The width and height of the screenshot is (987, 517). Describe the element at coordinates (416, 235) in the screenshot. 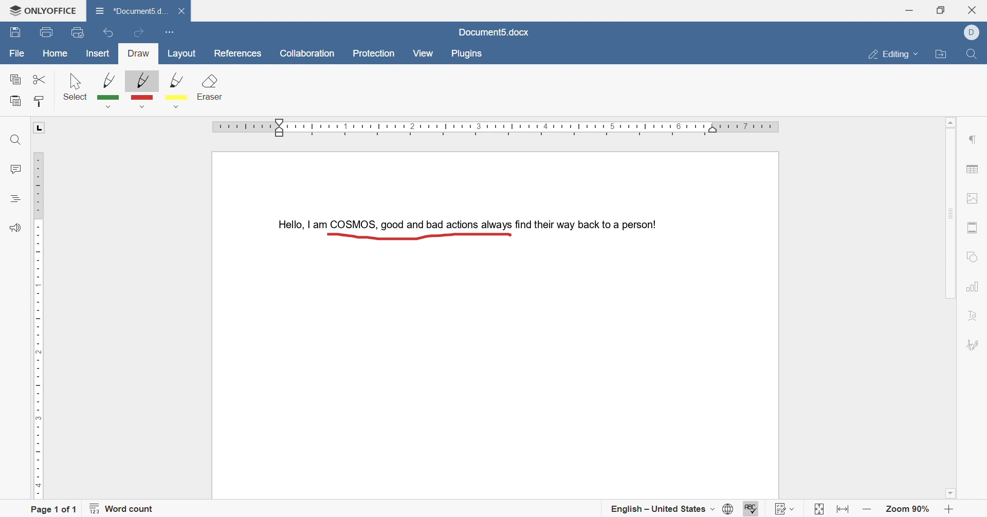

I see `Drawn Line` at that location.